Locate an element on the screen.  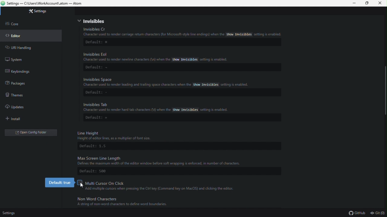
cursor is located at coordinates (81, 186).